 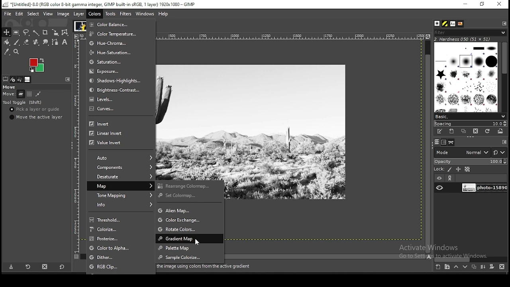 I want to click on create a new brush, so click(x=453, y=132).